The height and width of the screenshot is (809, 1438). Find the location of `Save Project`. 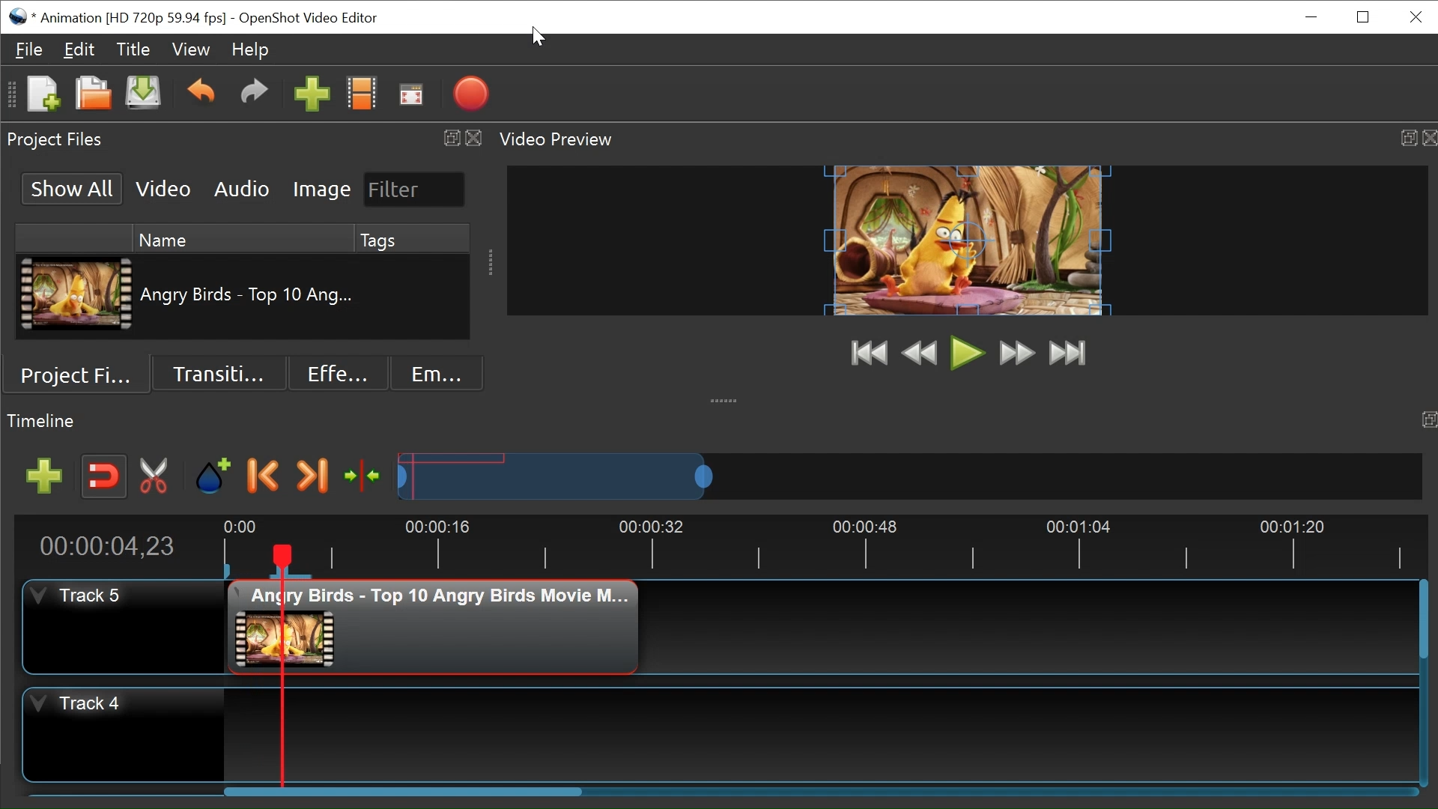

Save Project is located at coordinates (142, 95).